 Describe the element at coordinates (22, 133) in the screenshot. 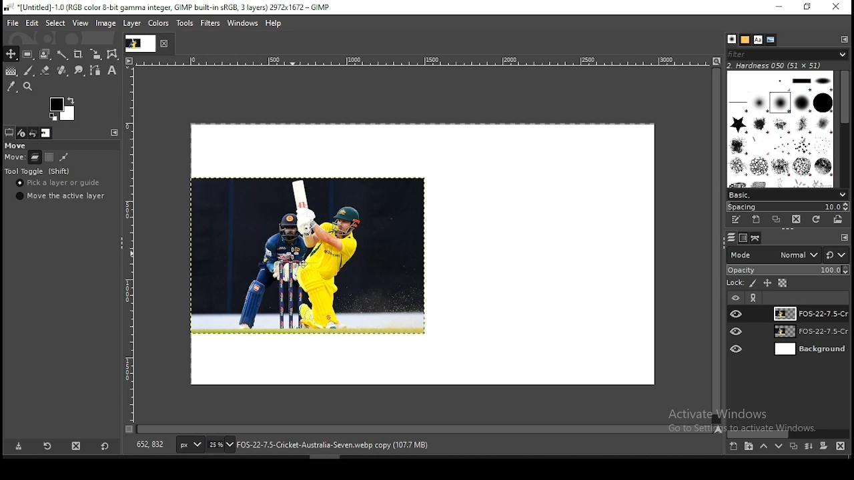

I see `device status` at that location.